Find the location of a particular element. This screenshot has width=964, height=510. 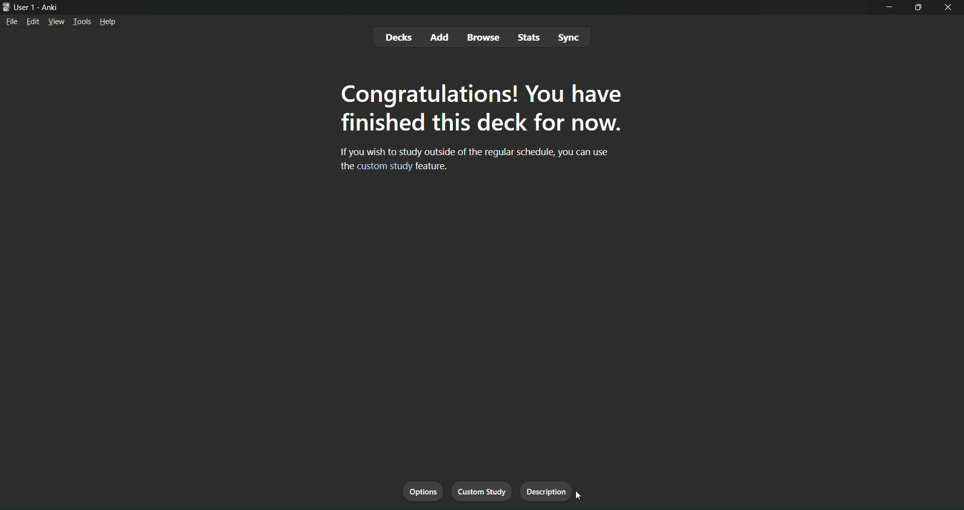

stats is located at coordinates (528, 37).